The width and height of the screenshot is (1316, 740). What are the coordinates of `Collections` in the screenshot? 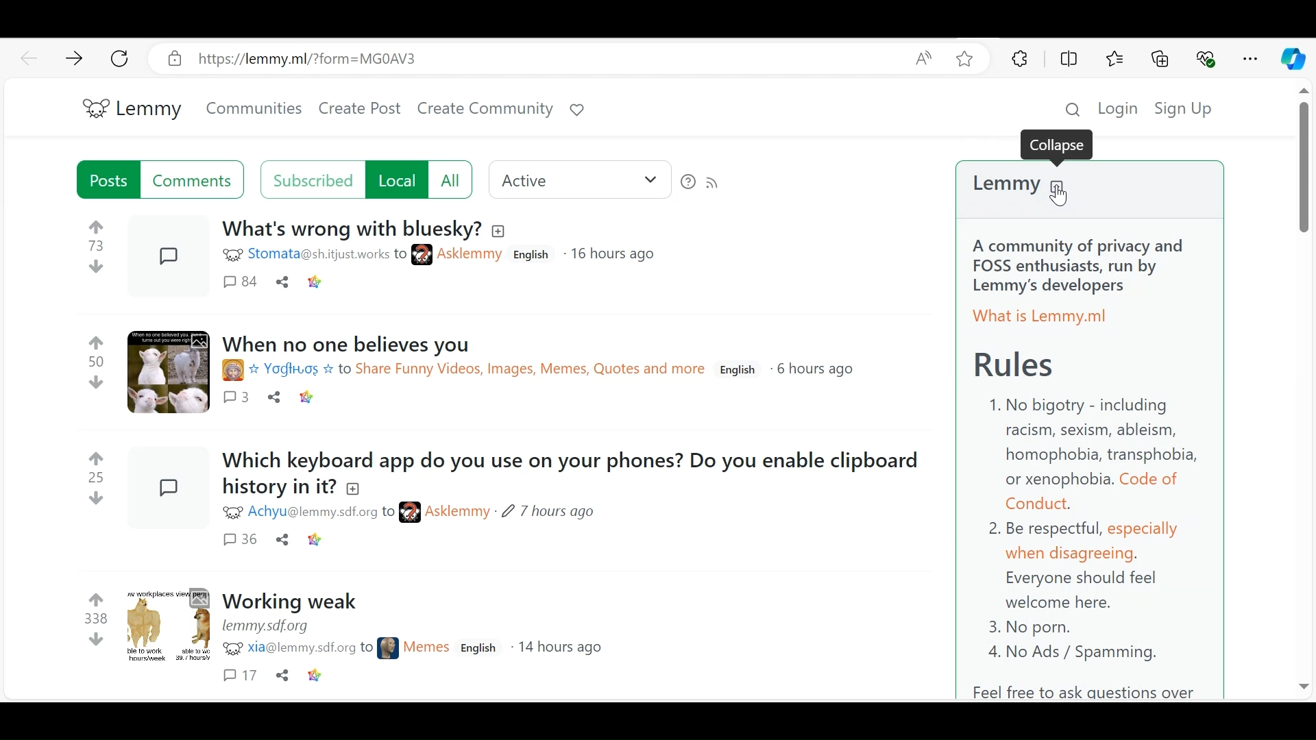 It's located at (1162, 59).